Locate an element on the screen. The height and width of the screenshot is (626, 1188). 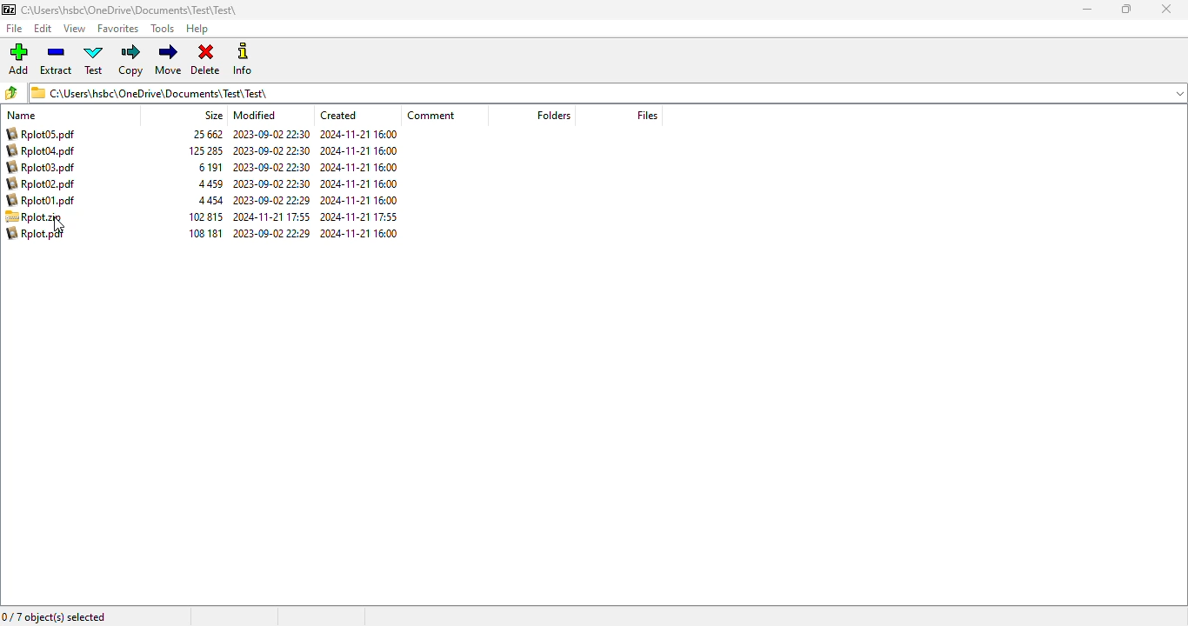
files is located at coordinates (647, 115).